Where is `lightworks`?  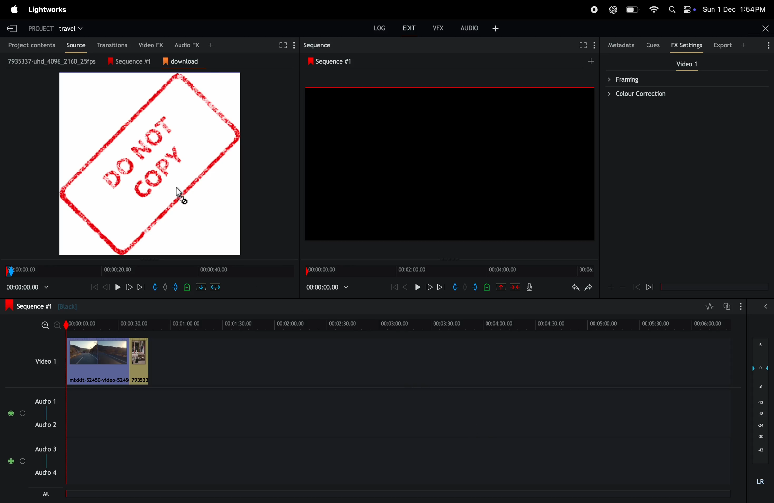 lightworks is located at coordinates (47, 10).